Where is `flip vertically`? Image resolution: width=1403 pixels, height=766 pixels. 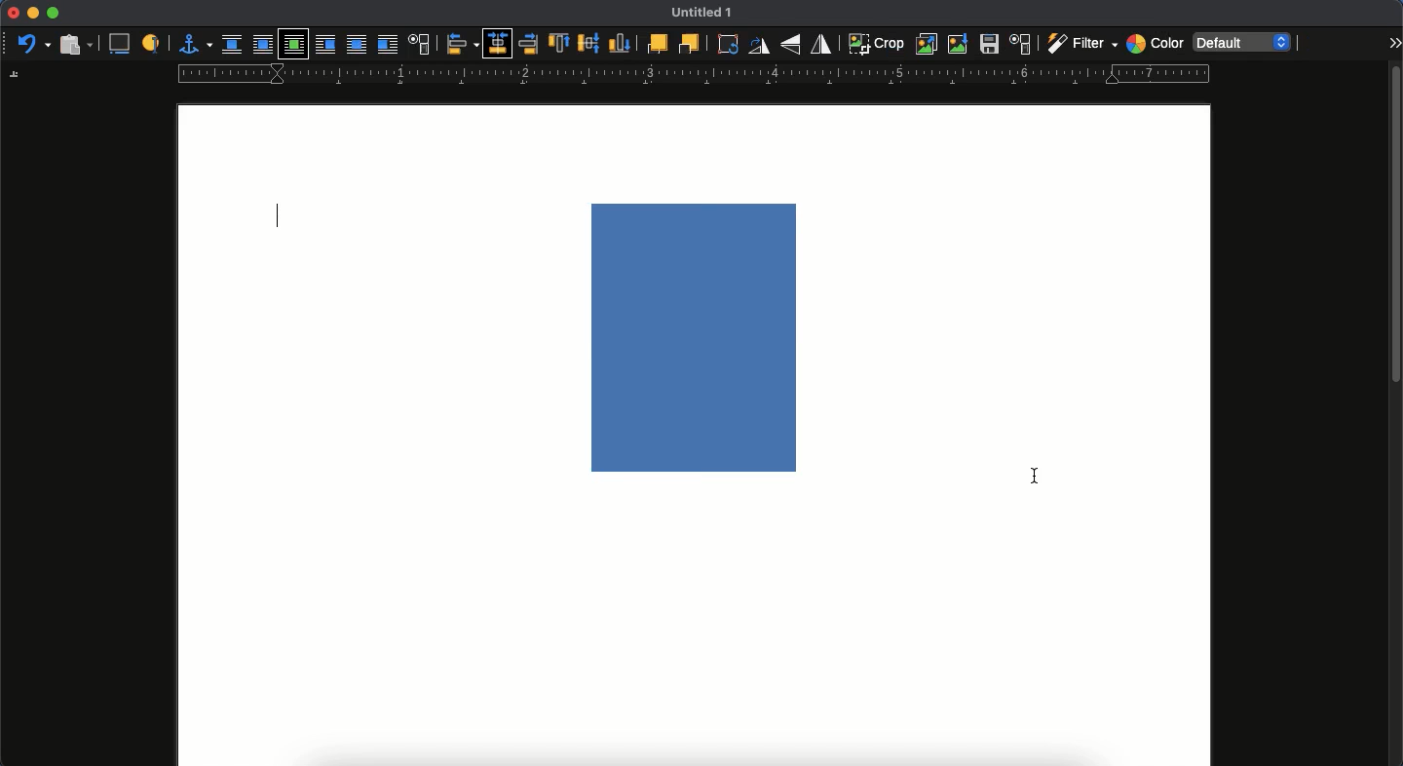
flip vertically is located at coordinates (792, 45).